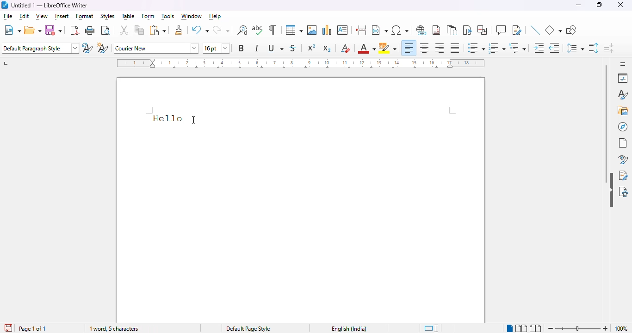  Describe the element at coordinates (42, 17) in the screenshot. I see `view` at that location.